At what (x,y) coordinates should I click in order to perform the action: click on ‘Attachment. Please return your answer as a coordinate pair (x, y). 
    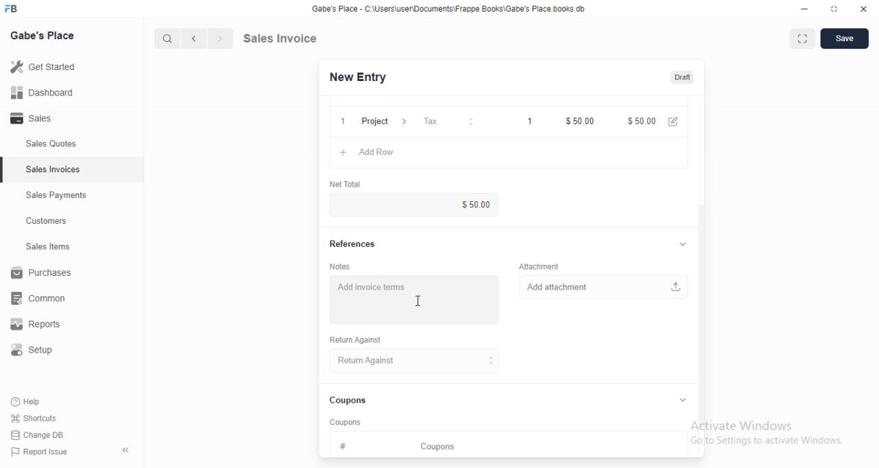
    Looking at the image, I should click on (539, 266).